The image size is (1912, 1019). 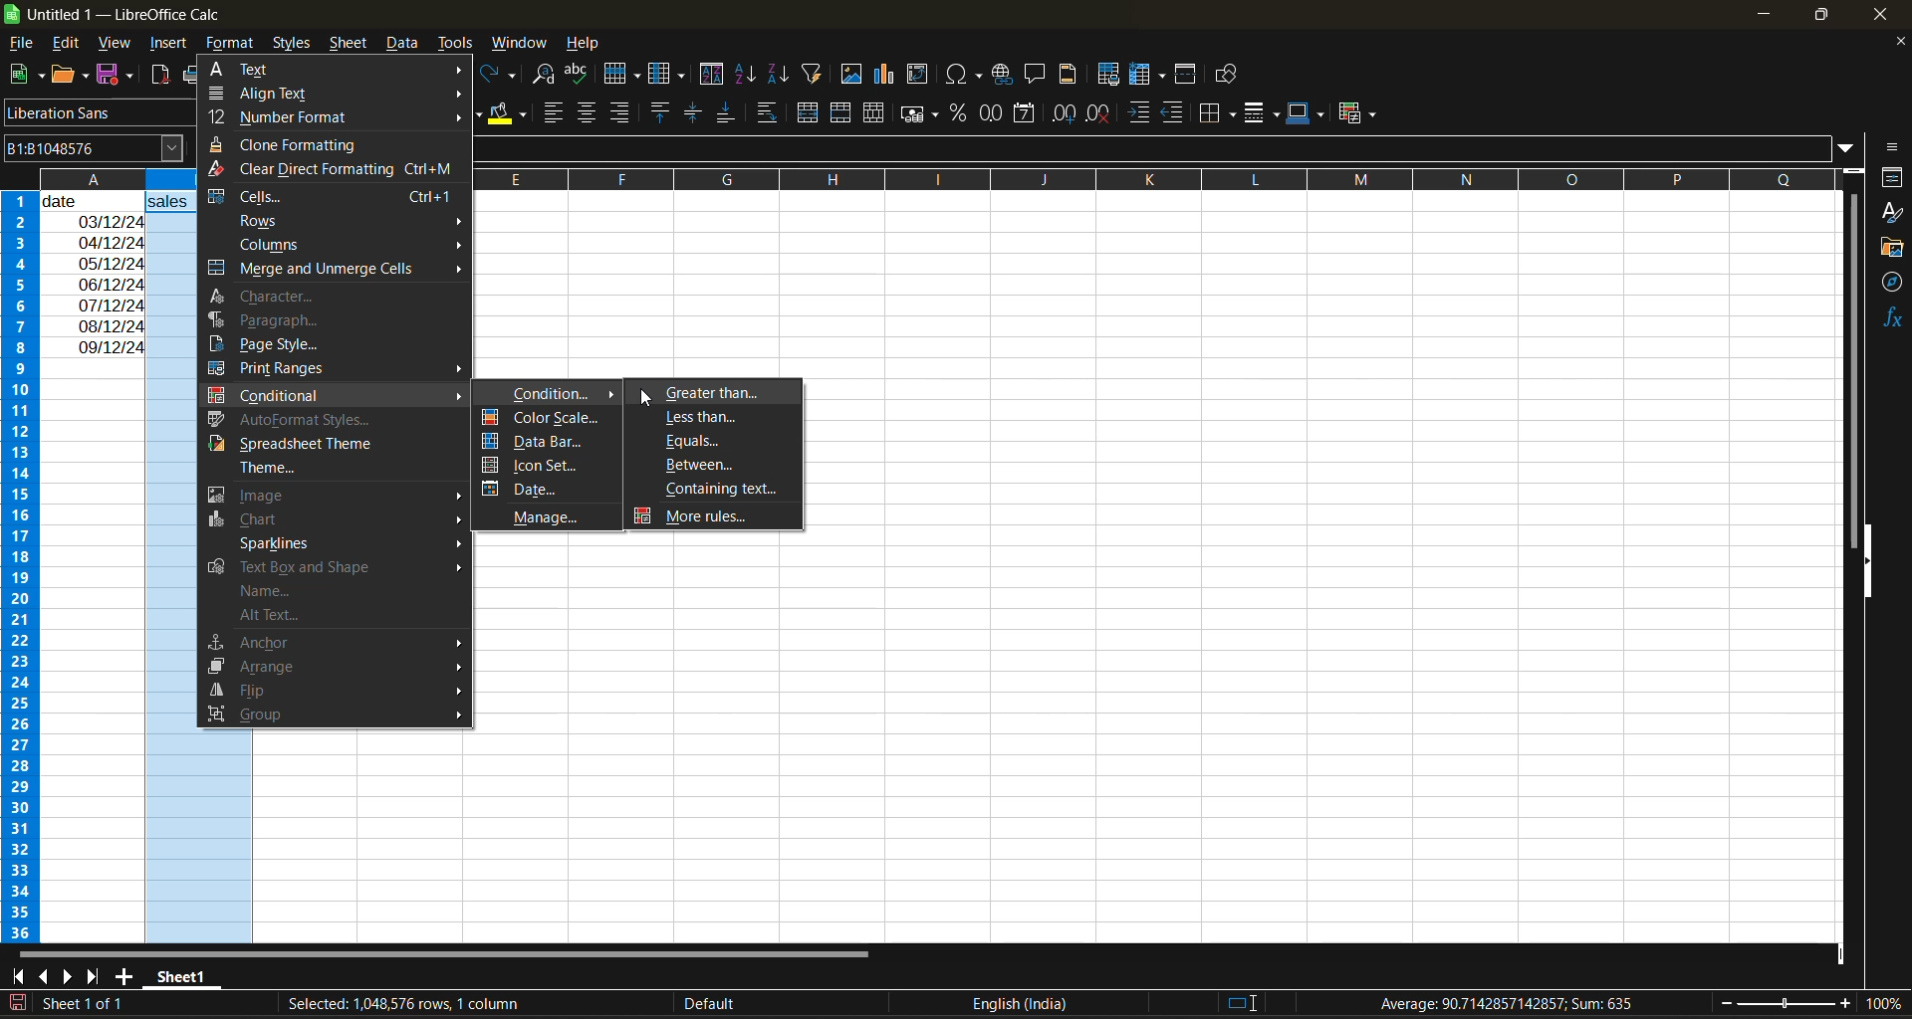 What do you see at coordinates (338, 369) in the screenshot?
I see `print ranges` at bounding box center [338, 369].